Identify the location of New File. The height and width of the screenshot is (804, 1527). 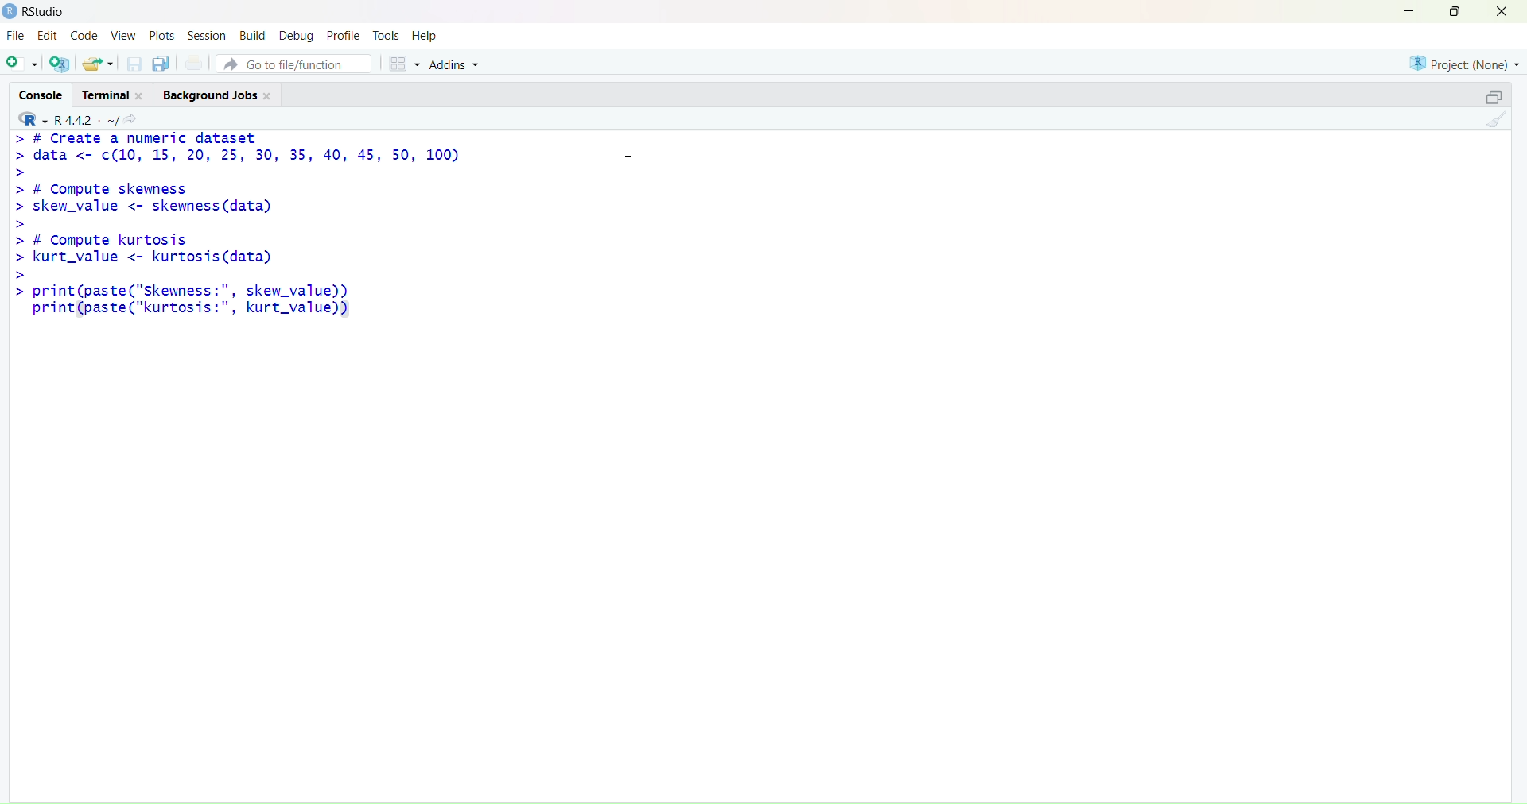
(20, 63).